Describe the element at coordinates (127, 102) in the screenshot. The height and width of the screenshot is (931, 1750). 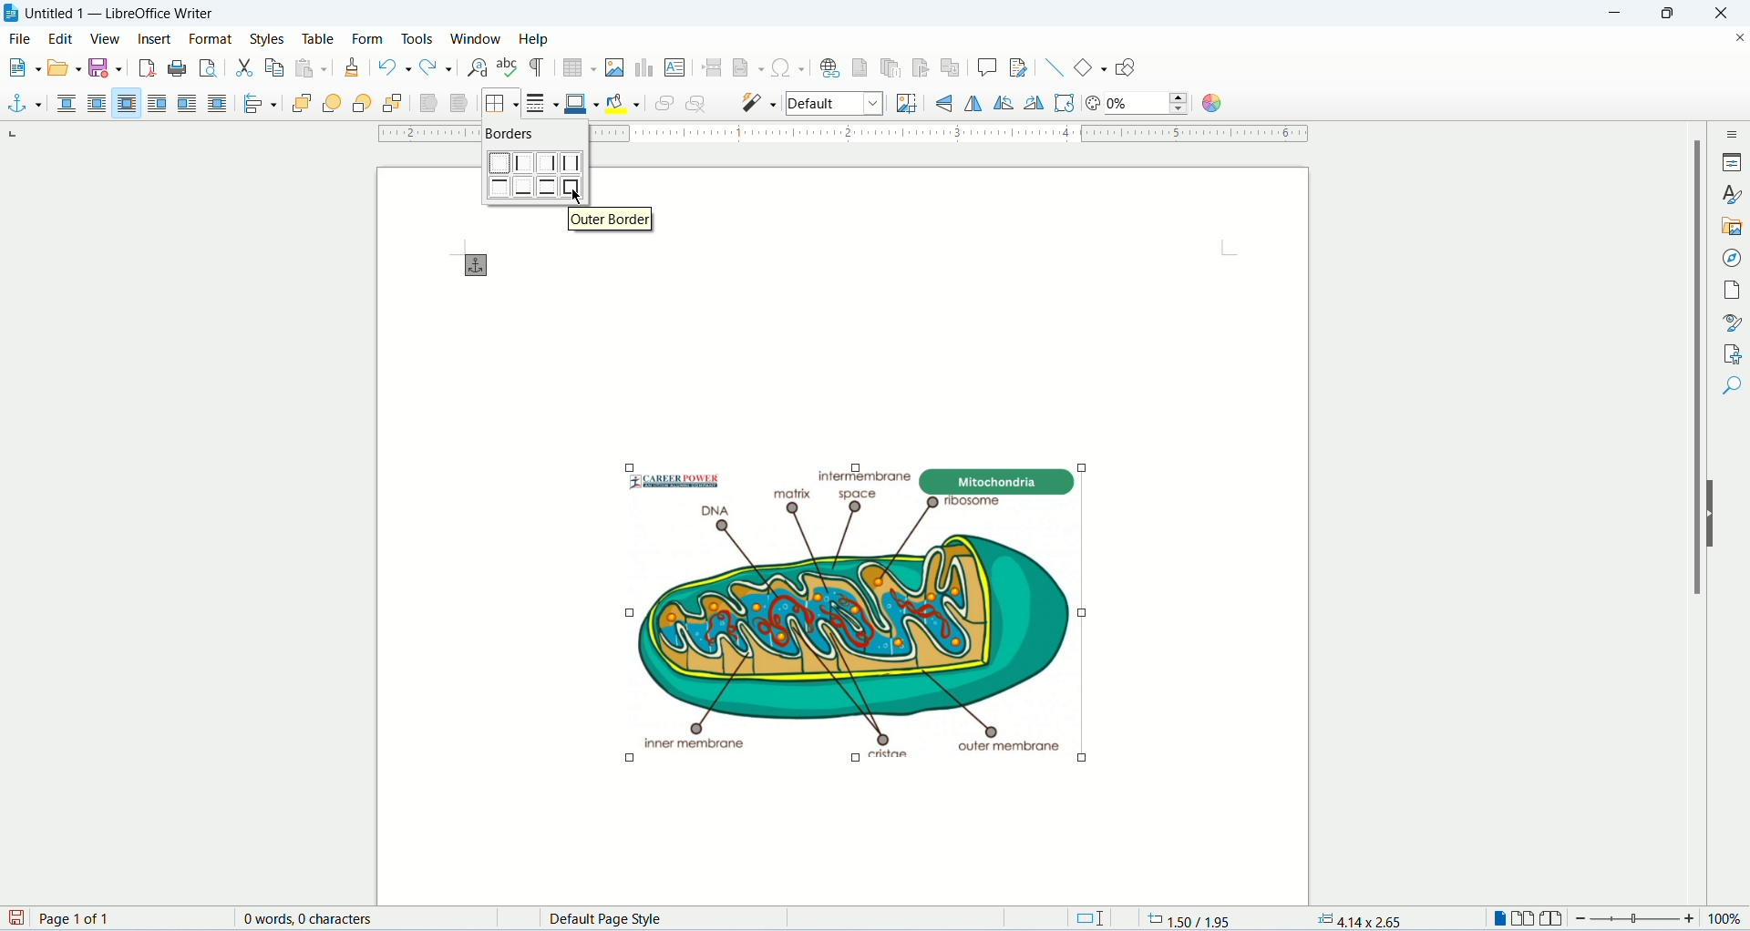
I see `optimal` at that location.